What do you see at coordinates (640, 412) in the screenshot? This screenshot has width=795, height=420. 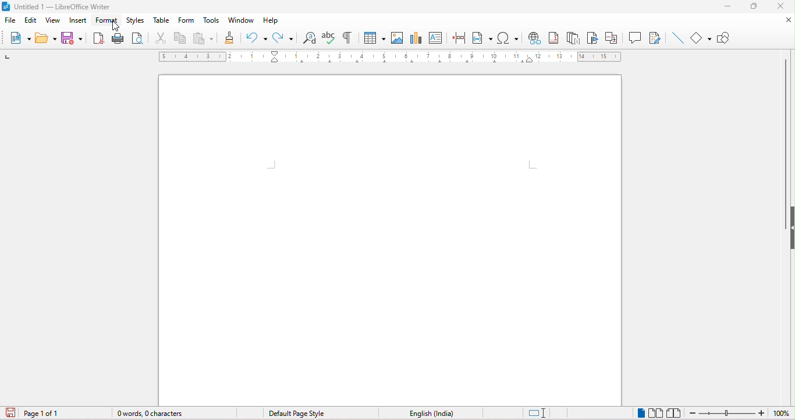 I see `single page view` at bounding box center [640, 412].